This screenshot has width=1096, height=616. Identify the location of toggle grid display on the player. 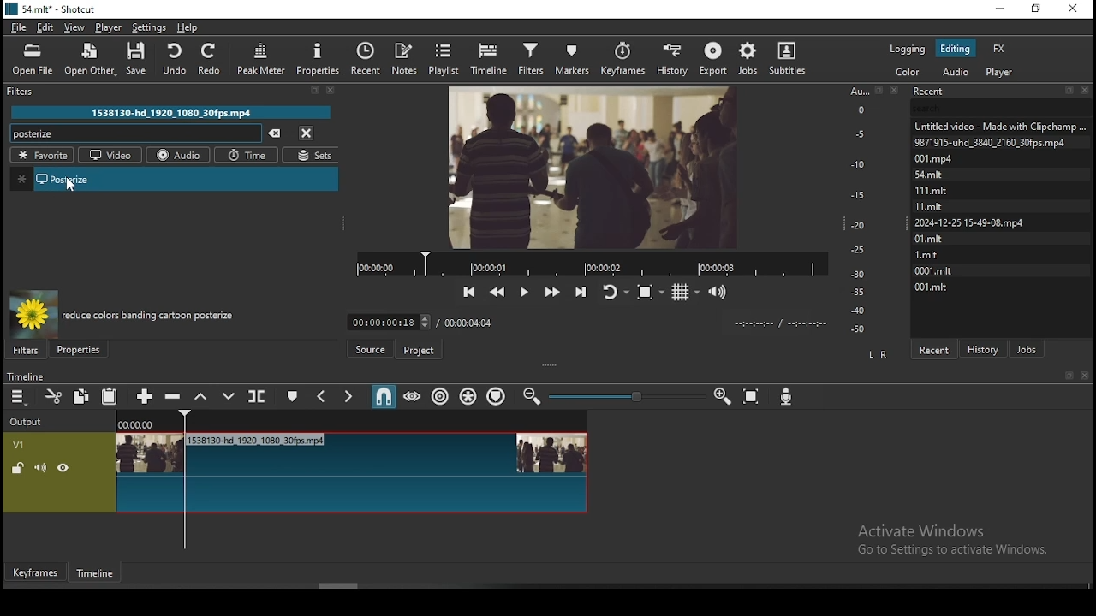
(683, 290).